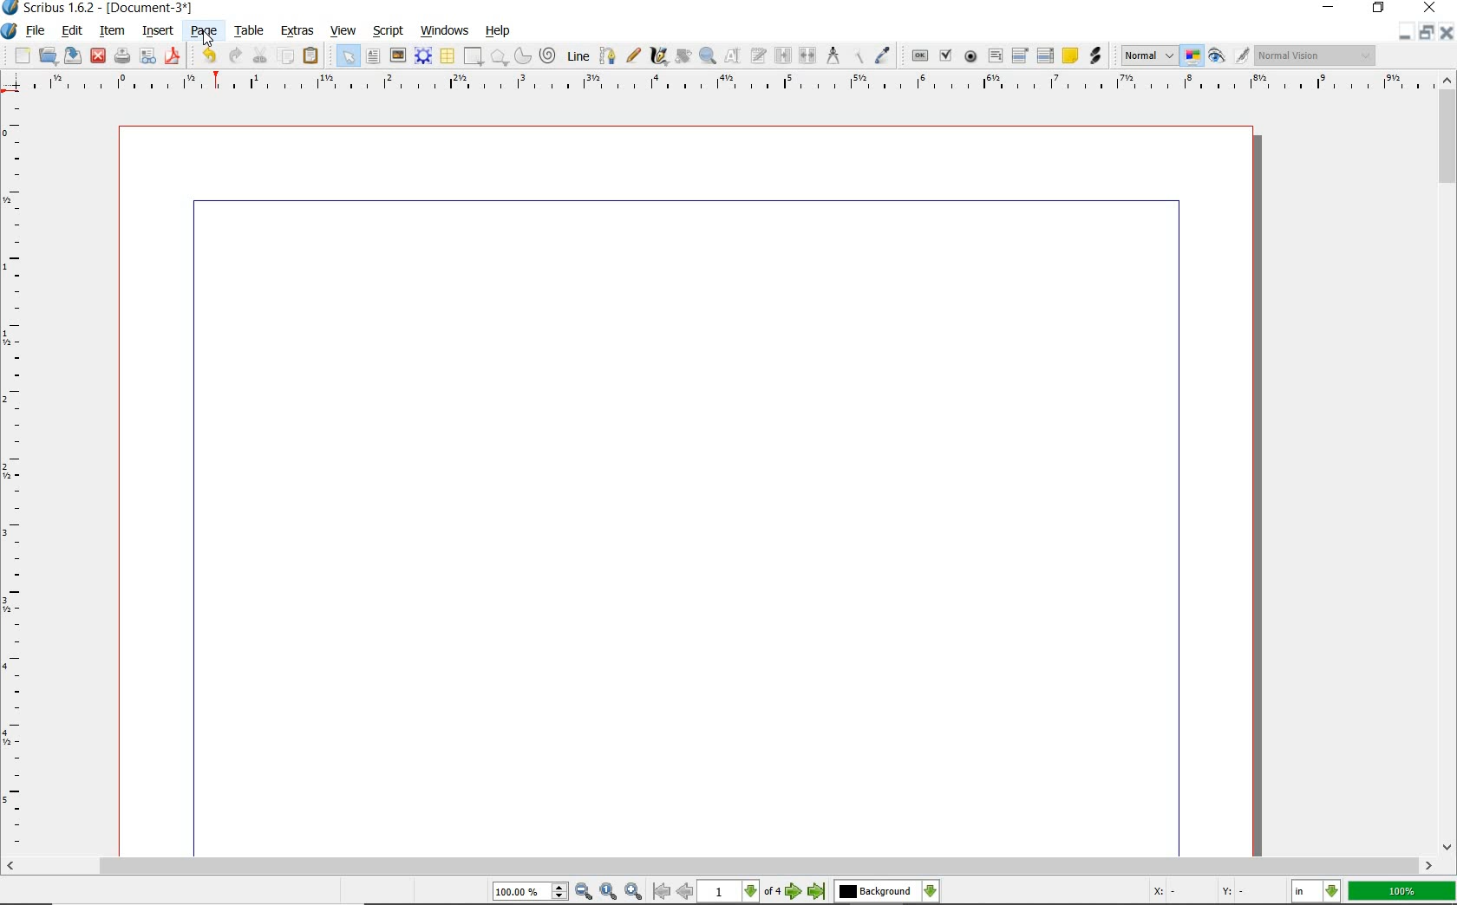  I want to click on text frame, so click(372, 57).